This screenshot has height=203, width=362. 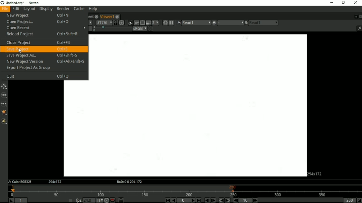 I want to click on Close, so click(x=360, y=17).